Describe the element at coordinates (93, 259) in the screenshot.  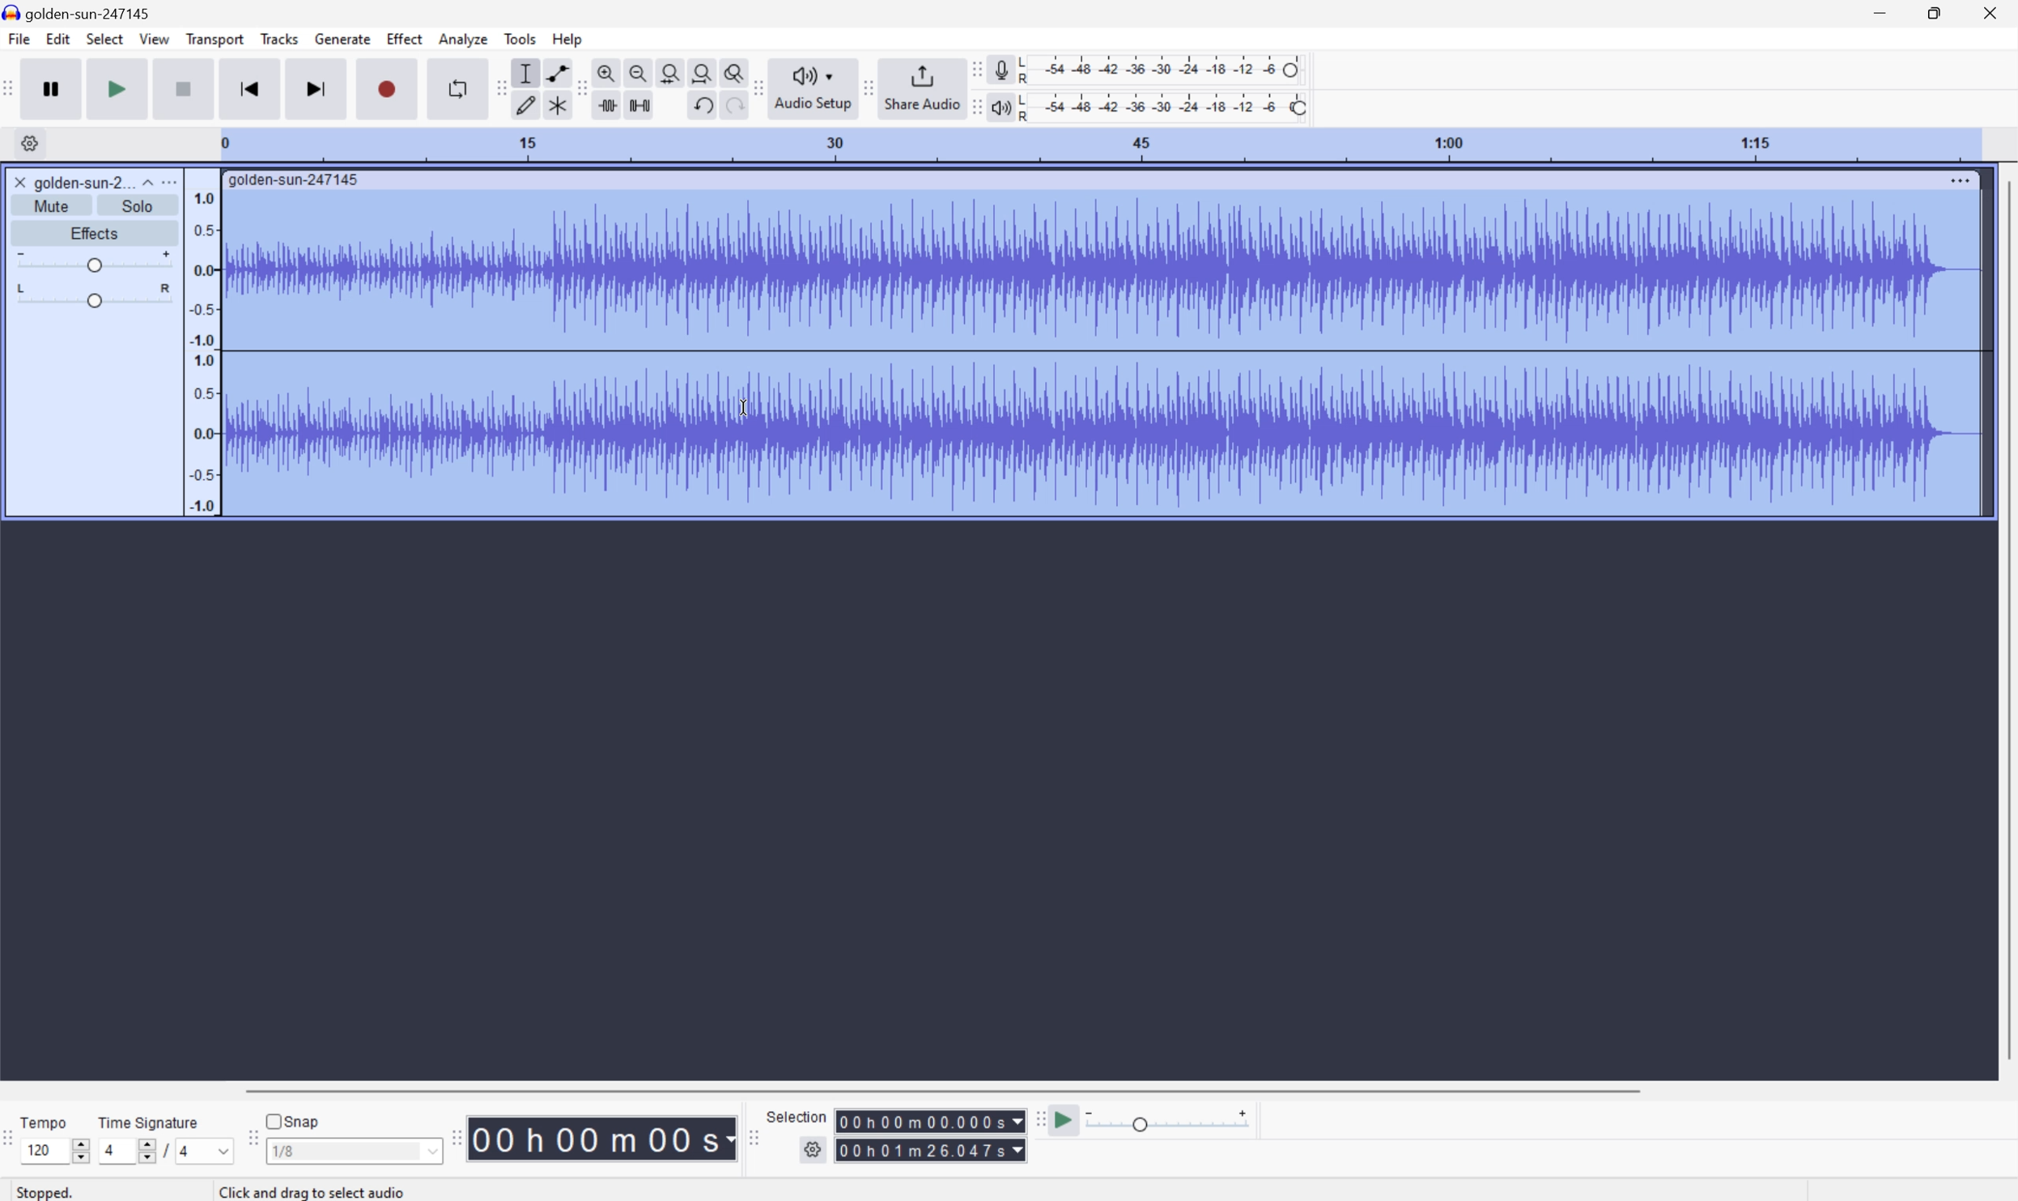
I see `Slider` at that location.